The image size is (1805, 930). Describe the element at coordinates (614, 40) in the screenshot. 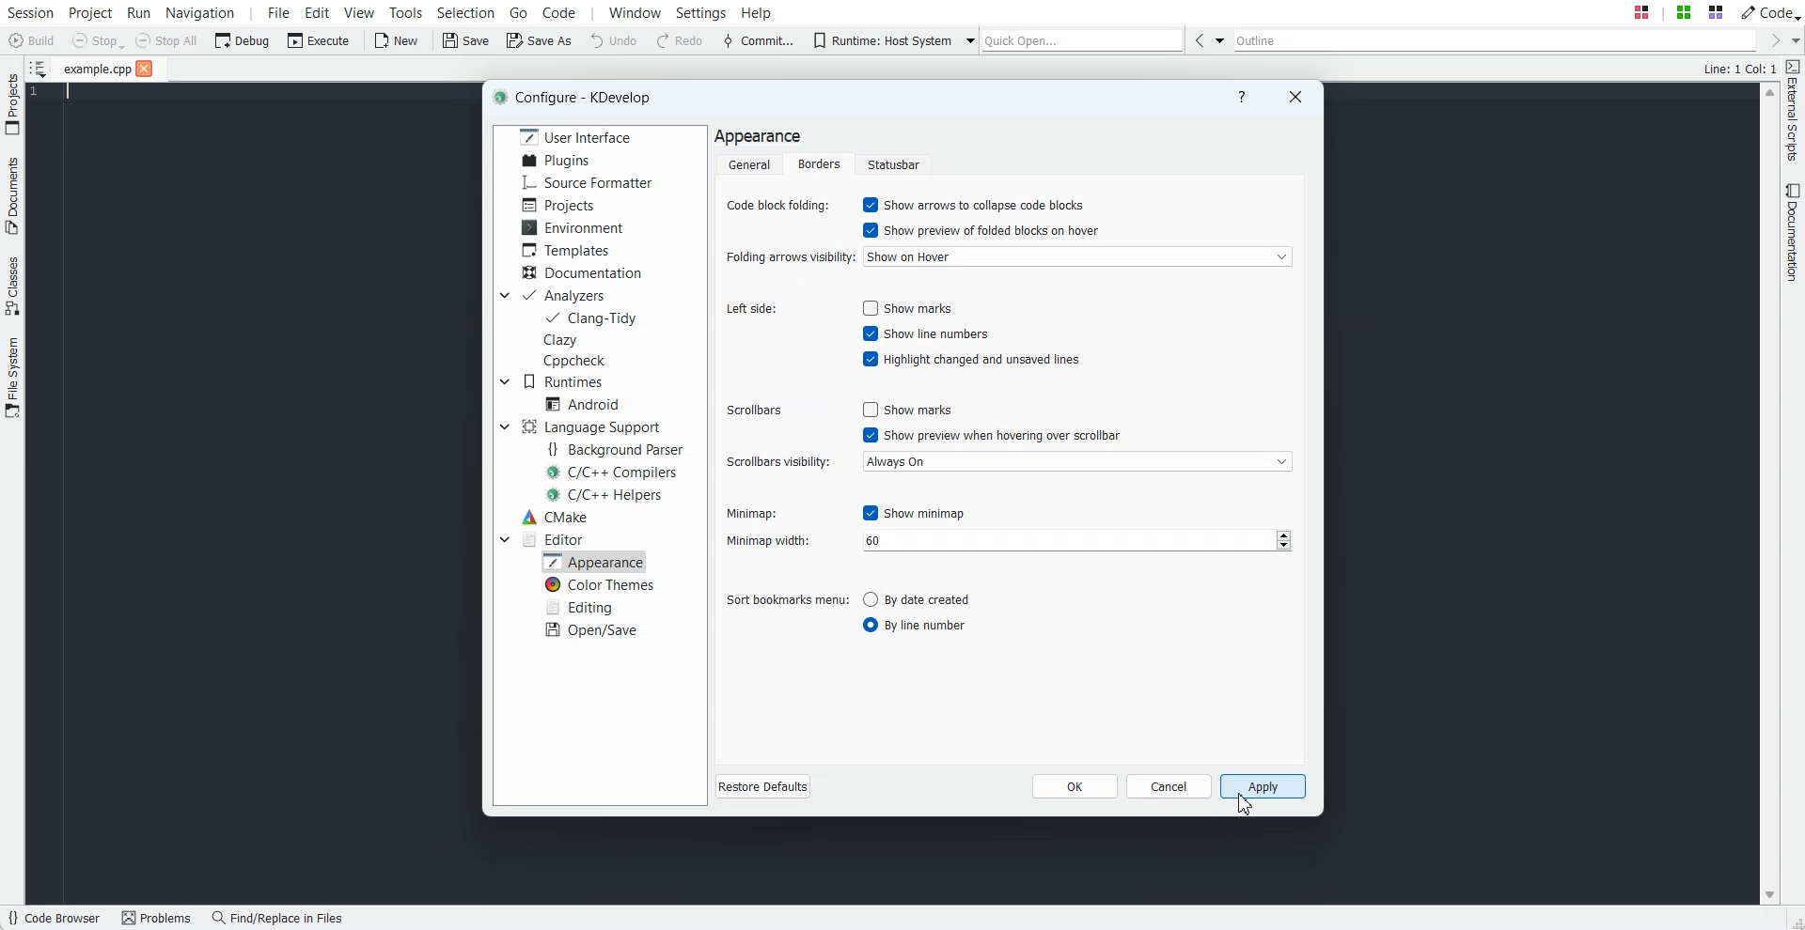

I see `Undo` at that location.